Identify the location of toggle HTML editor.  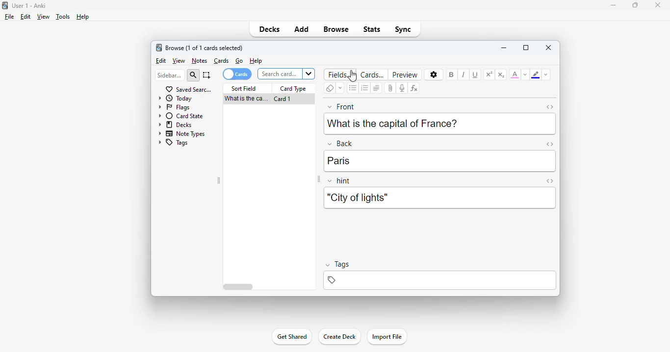
(550, 144).